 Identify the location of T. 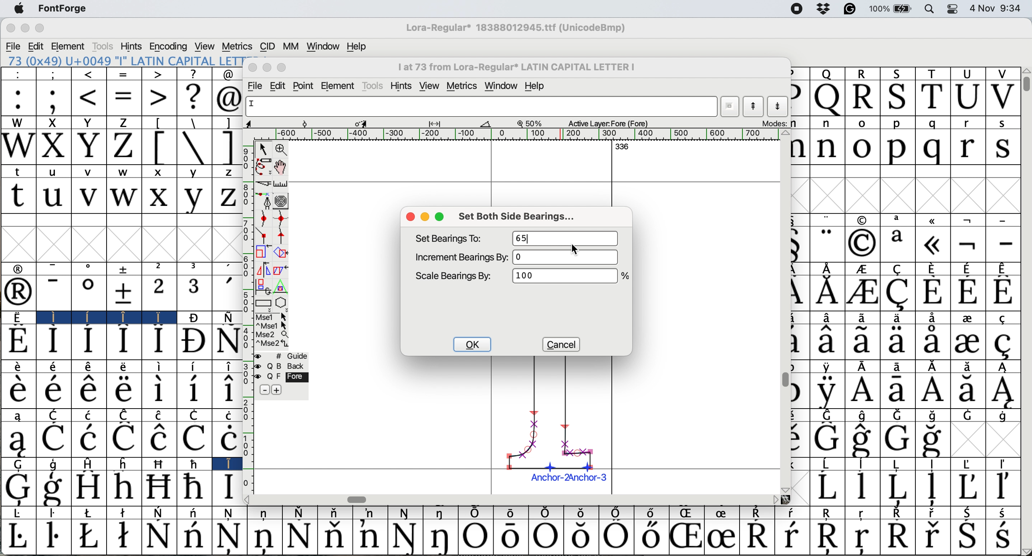
(933, 97).